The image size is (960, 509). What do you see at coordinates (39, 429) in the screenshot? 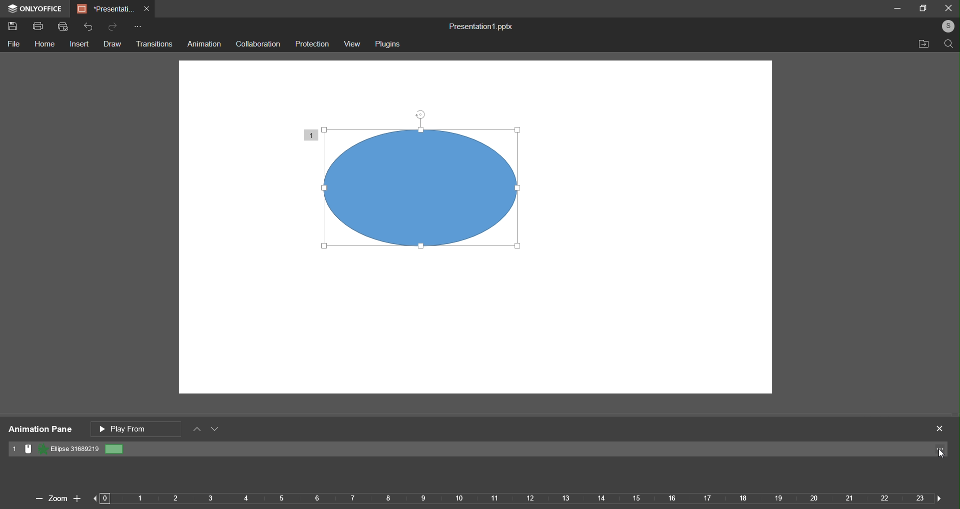
I see `animation pane` at bounding box center [39, 429].